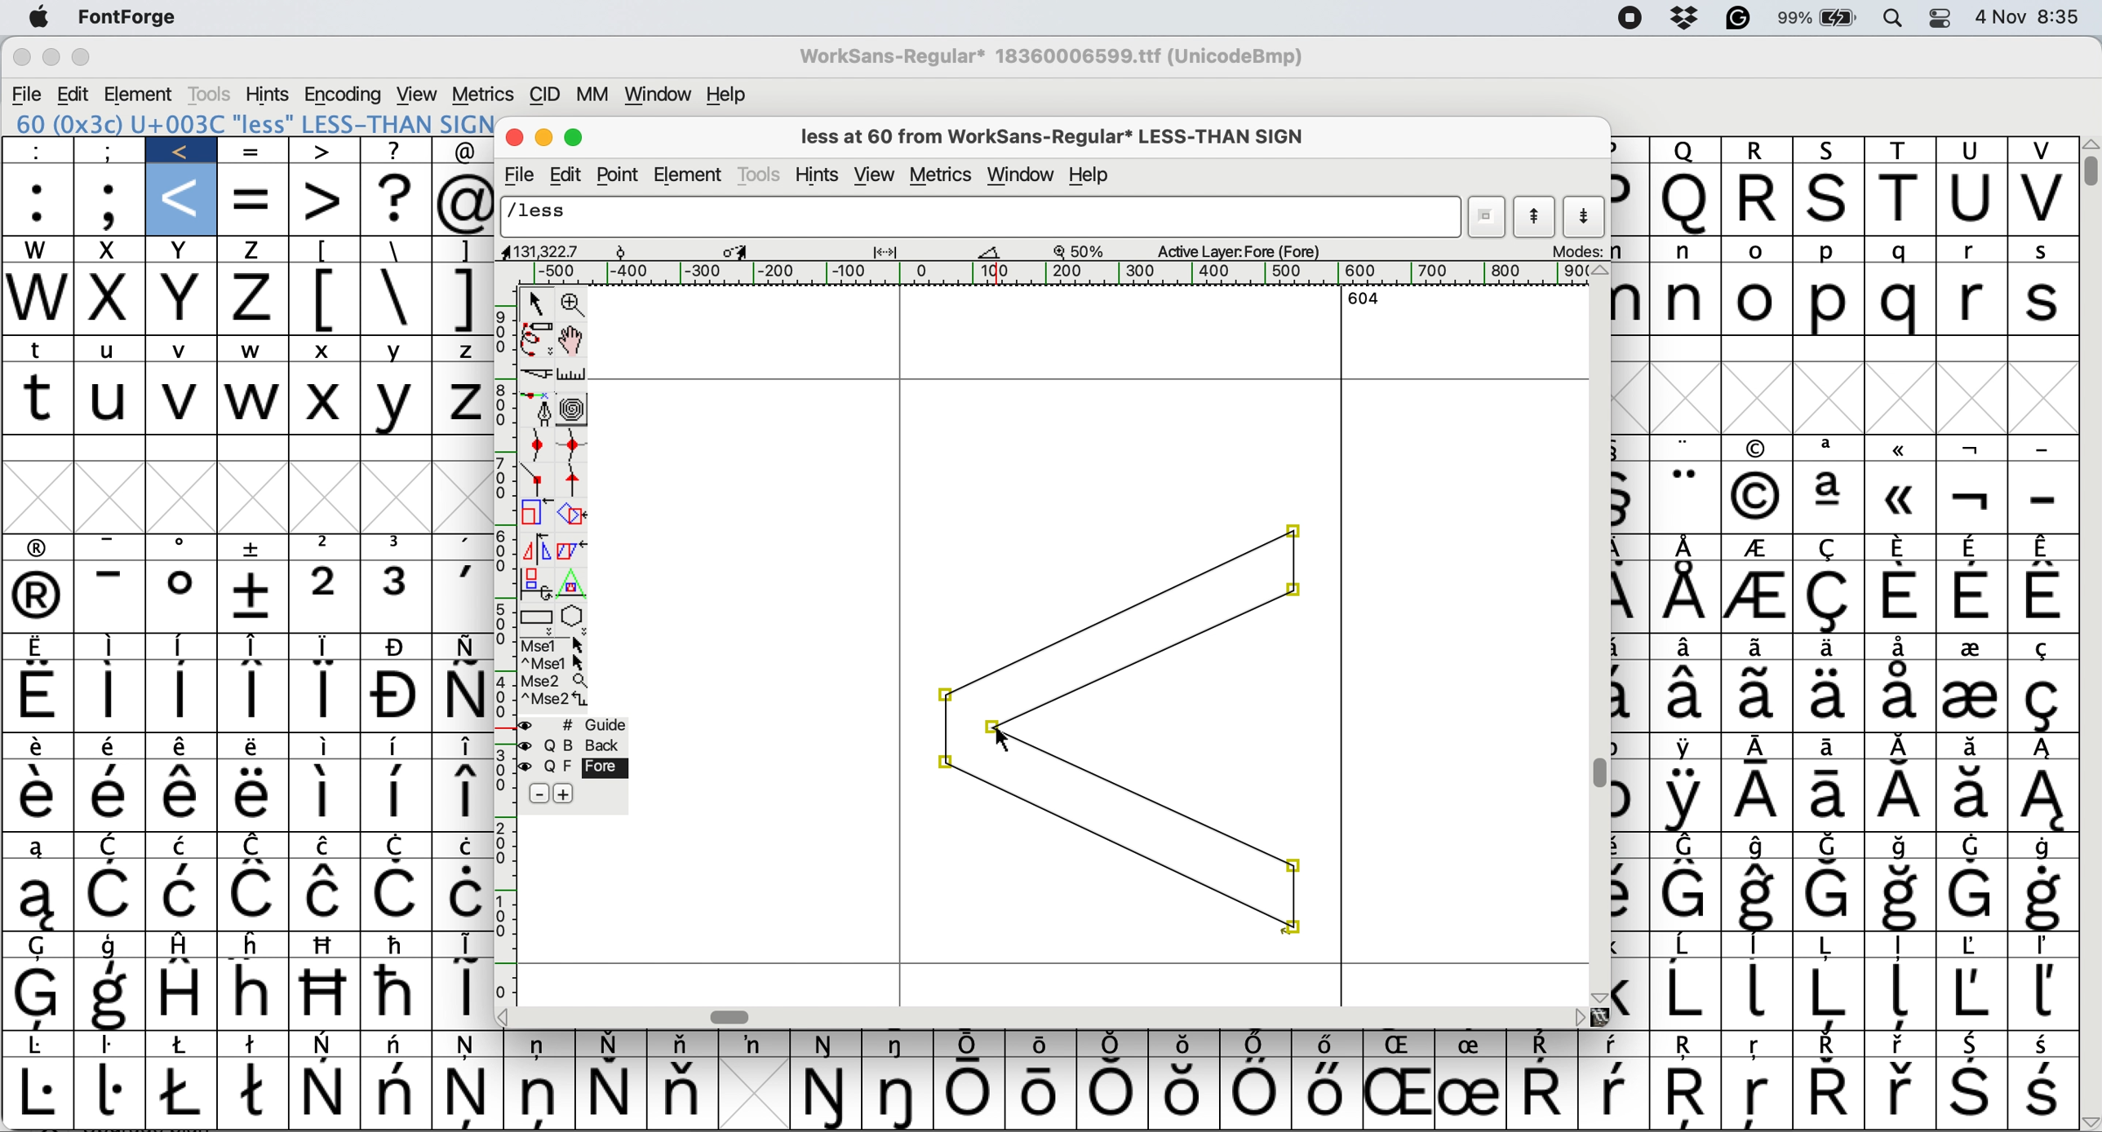  Describe the element at coordinates (1900, 1092) in the screenshot. I see `Symbol` at that location.